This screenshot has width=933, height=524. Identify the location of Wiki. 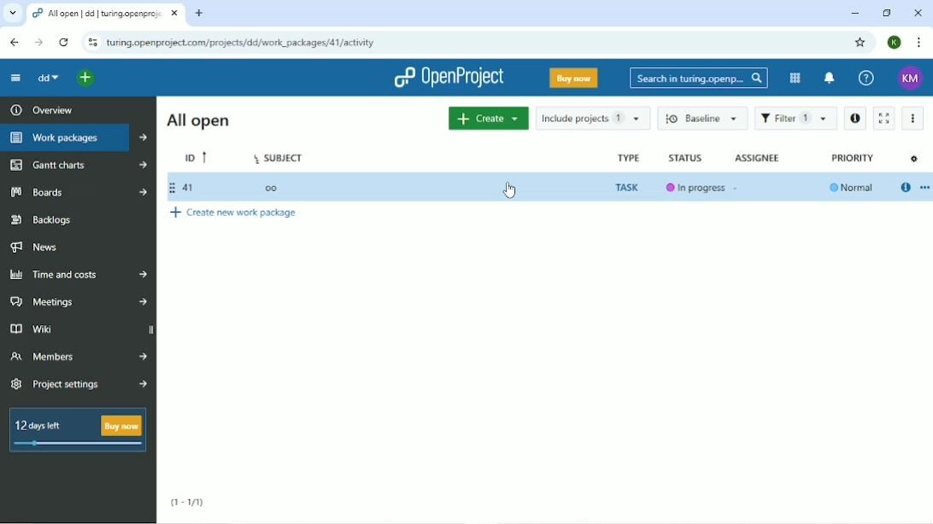
(79, 329).